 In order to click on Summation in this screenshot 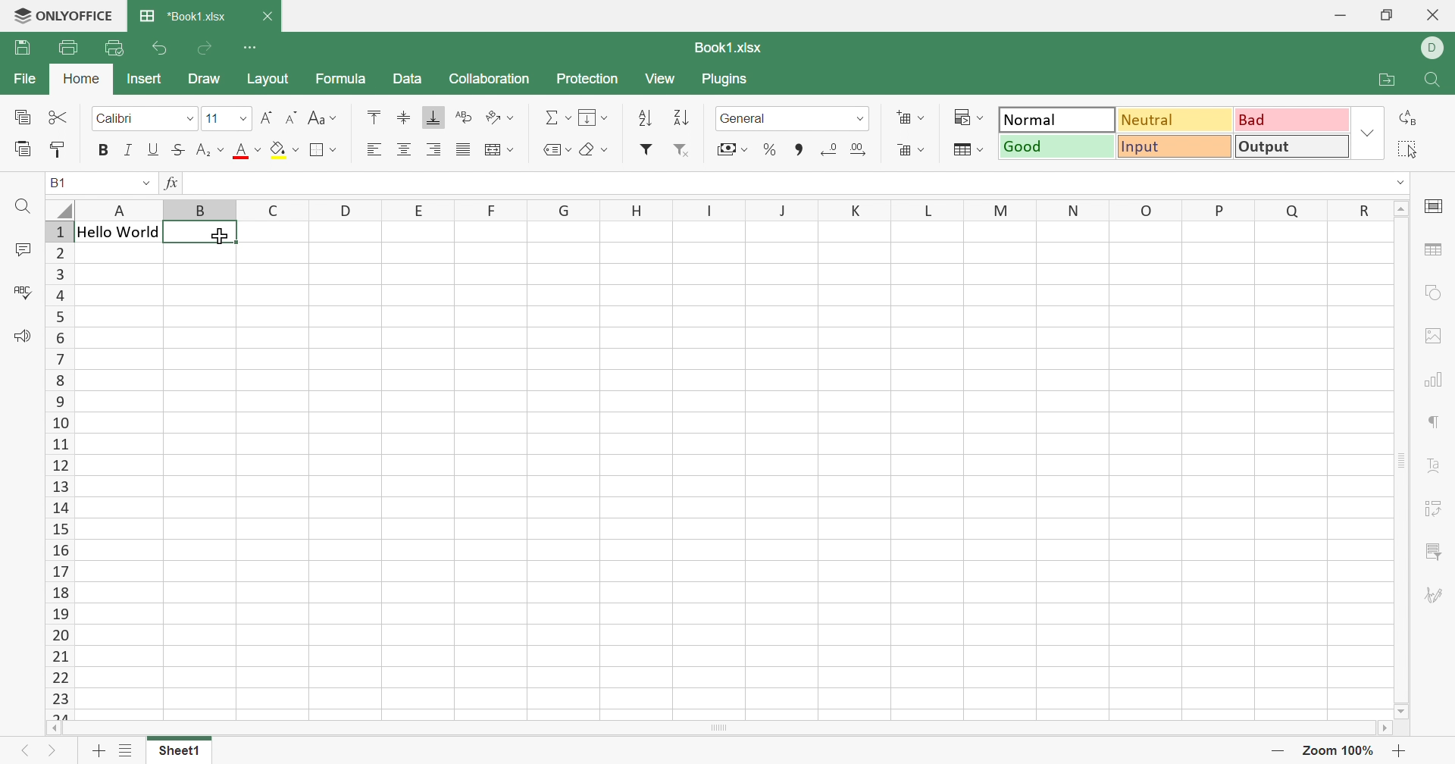, I will do `click(559, 119)`.